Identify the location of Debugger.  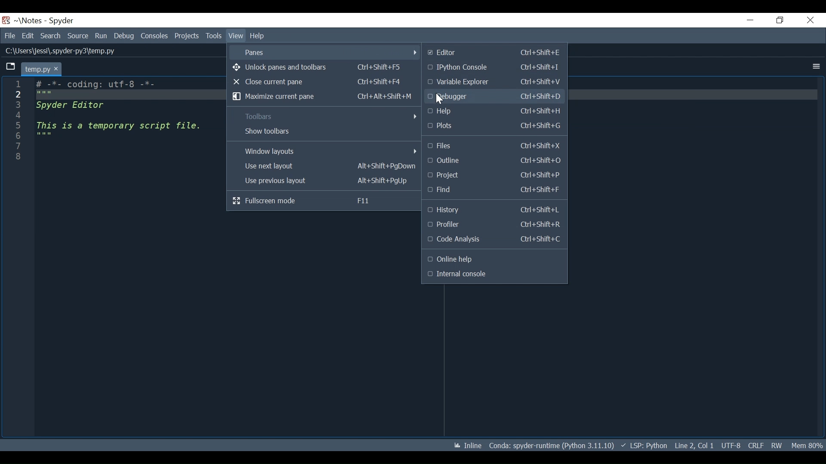
(495, 97).